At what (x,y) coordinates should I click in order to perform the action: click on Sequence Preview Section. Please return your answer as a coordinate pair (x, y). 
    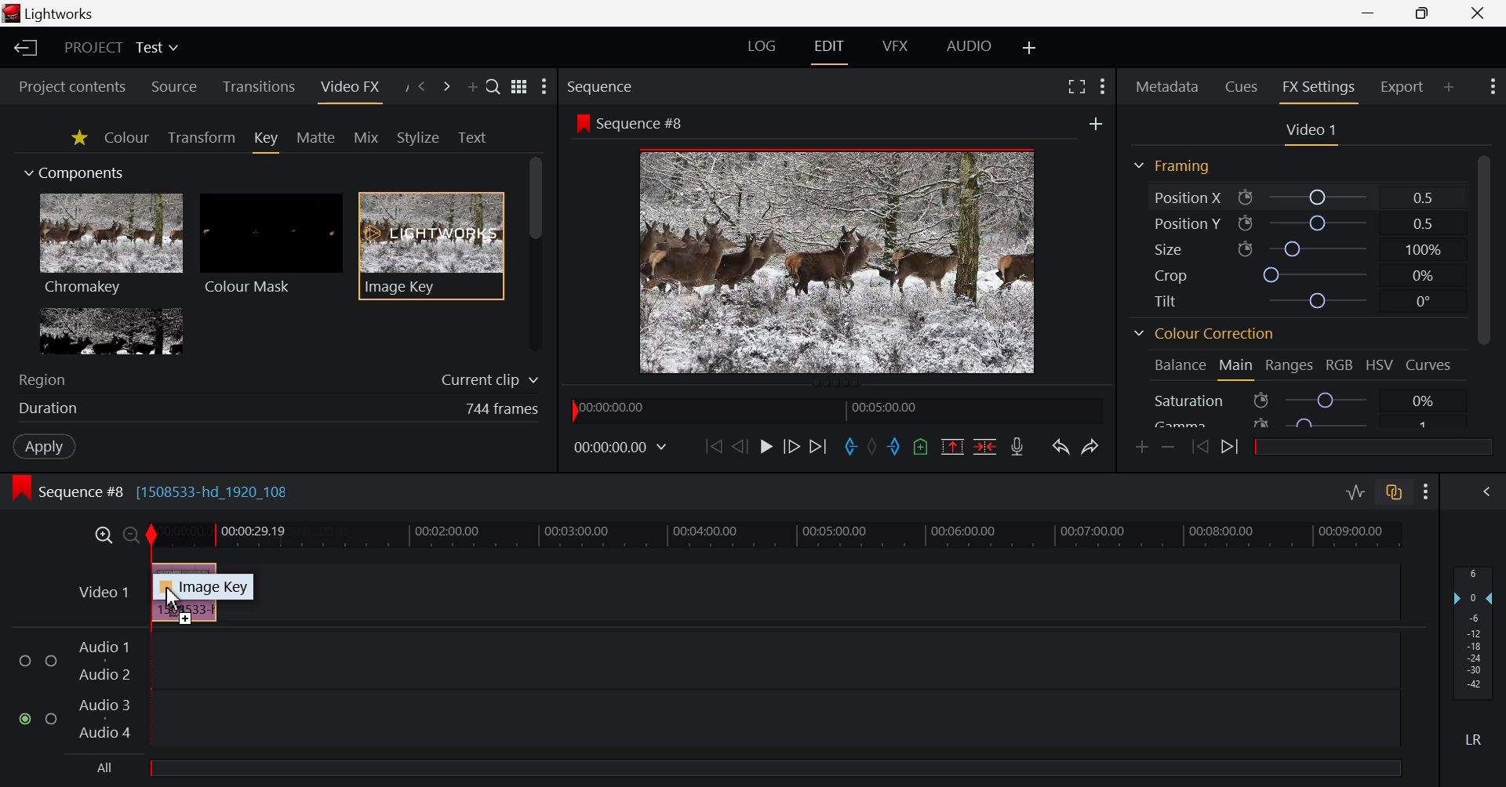
    Looking at the image, I should click on (606, 85).